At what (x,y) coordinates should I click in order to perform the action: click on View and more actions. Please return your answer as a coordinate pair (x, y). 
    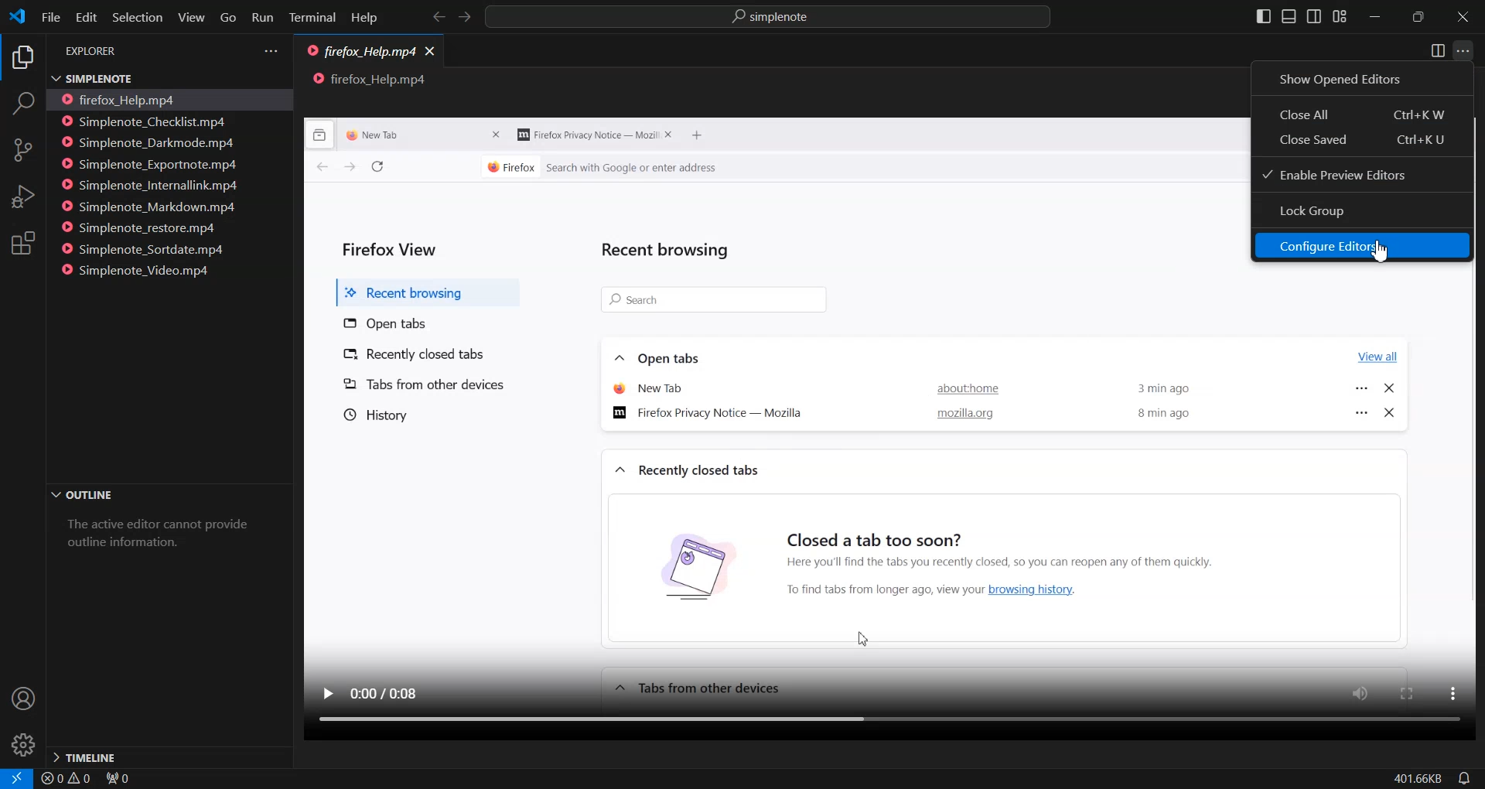
    Looking at the image, I should click on (271, 51).